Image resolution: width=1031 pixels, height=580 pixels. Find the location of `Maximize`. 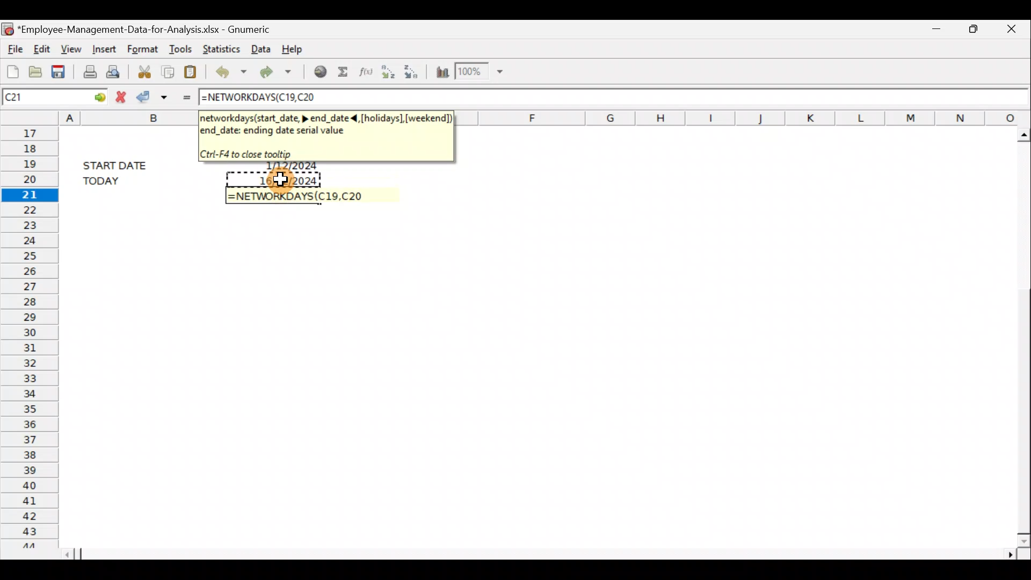

Maximize is located at coordinates (973, 30).